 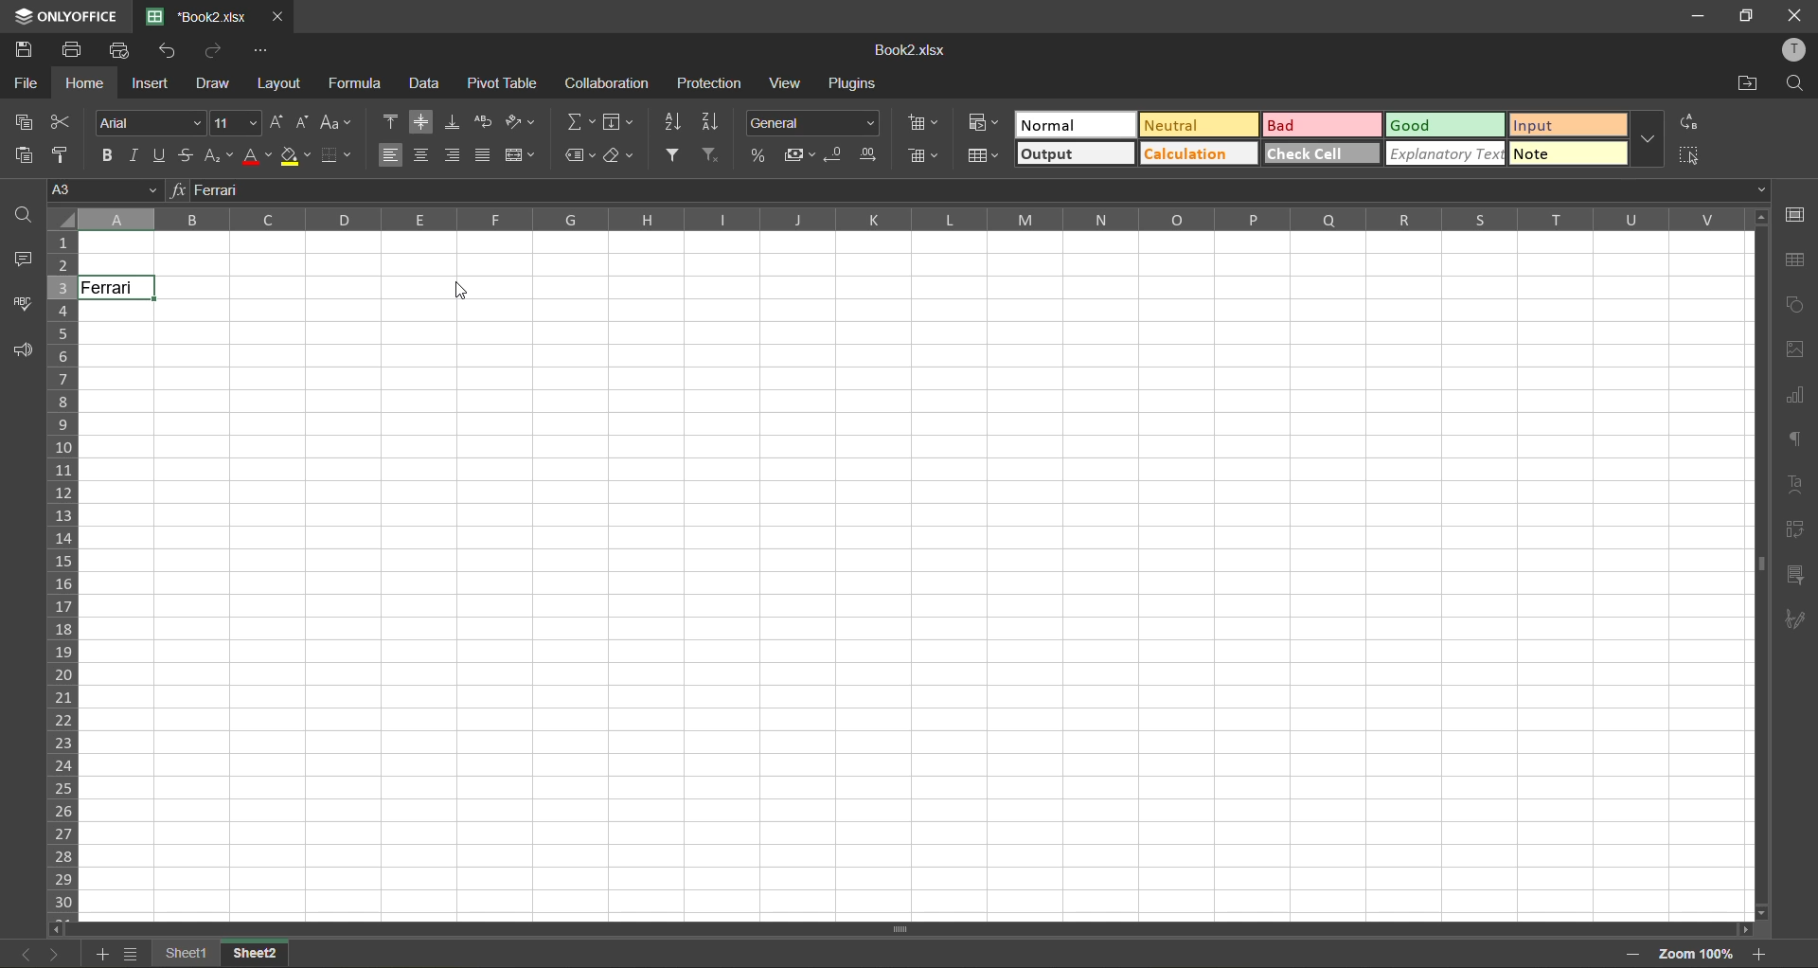 What do you see at coordinates (1074, 124) in the screenshot?
I see `normal` at bounding box center [1074, 124].